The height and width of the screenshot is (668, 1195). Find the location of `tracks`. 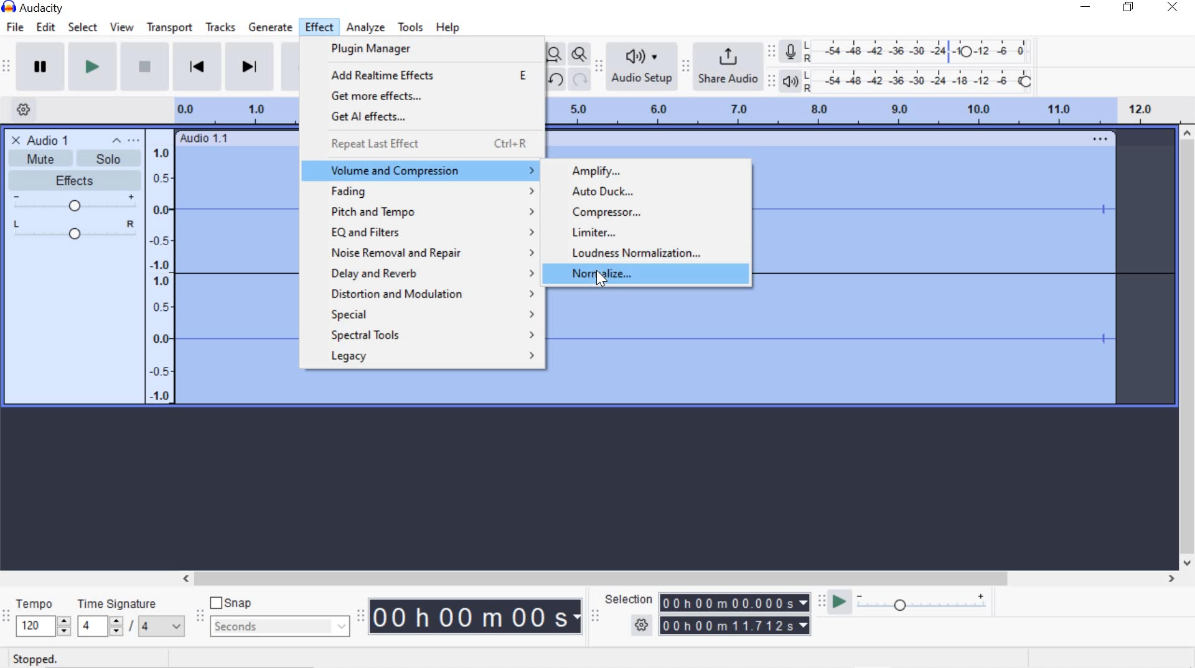

tracks is located at coordinates (220, 29).